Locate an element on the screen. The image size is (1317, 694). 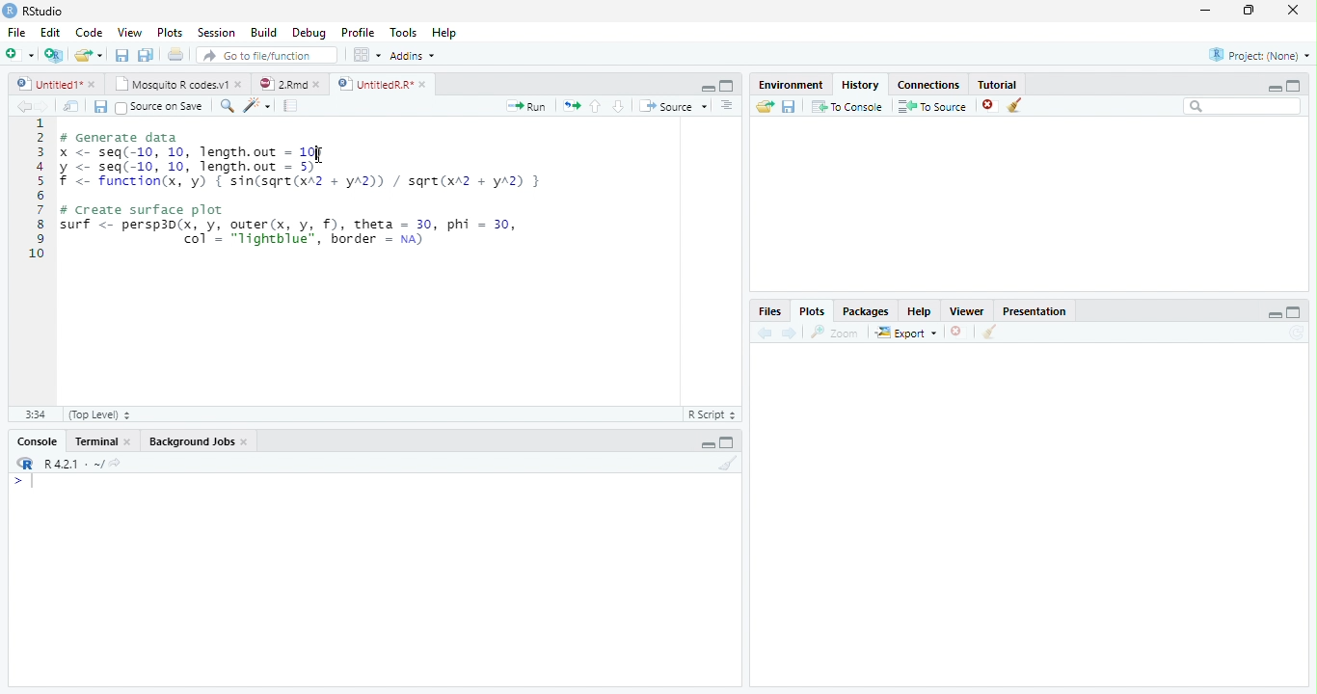
Refresh current plot is located at coordinates (1299, 333).